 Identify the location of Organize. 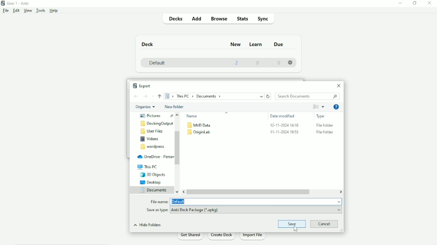
(146, 107).